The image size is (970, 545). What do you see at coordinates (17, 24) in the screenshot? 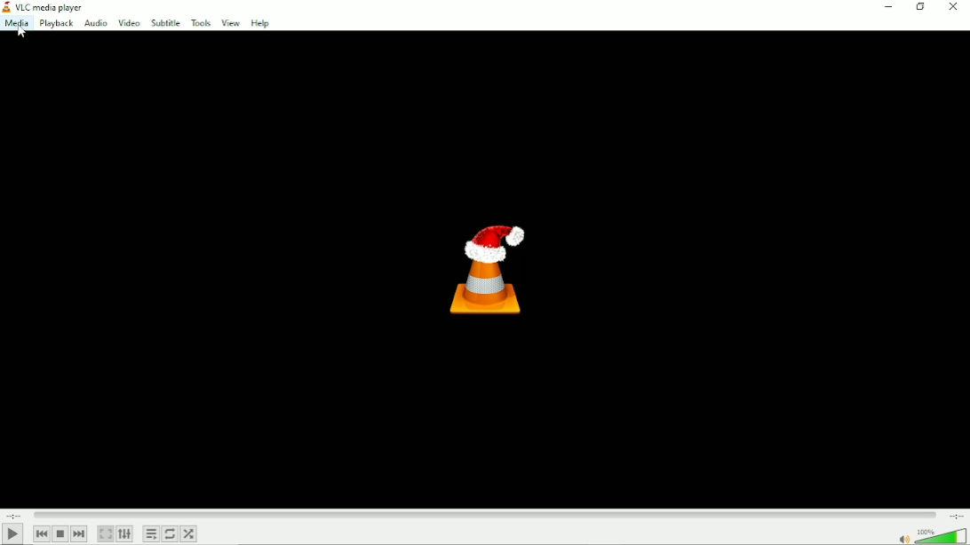
I see `Media` at bounding box center [17, 24].